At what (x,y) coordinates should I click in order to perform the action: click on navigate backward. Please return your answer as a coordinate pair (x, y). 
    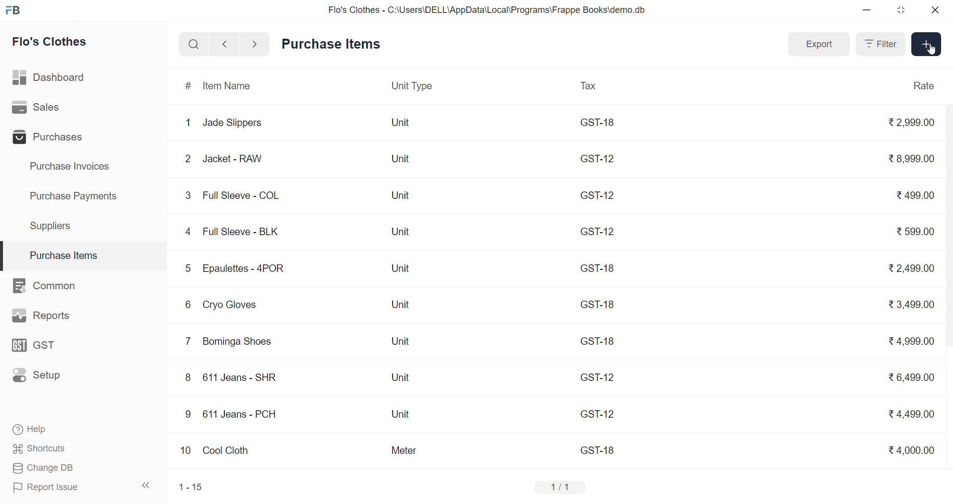
    Looking at the image, I should click on (224, 44).